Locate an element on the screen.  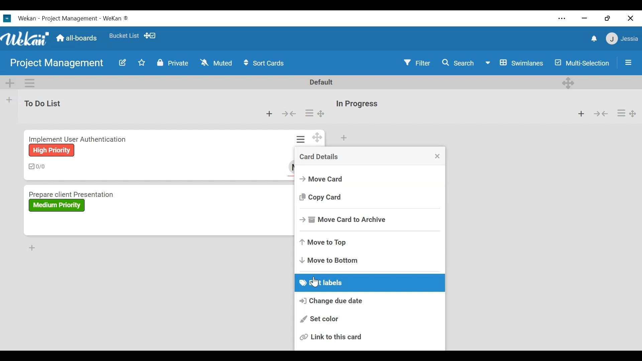
Number of checklists is located at coordinates (38, 166).